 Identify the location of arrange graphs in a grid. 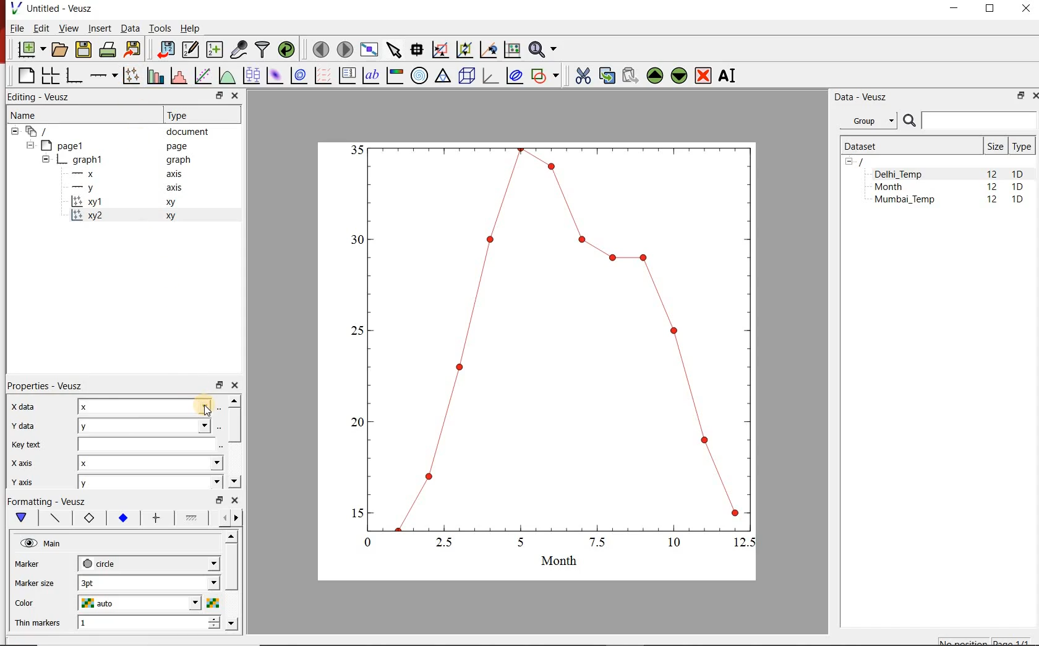
(49, 75).